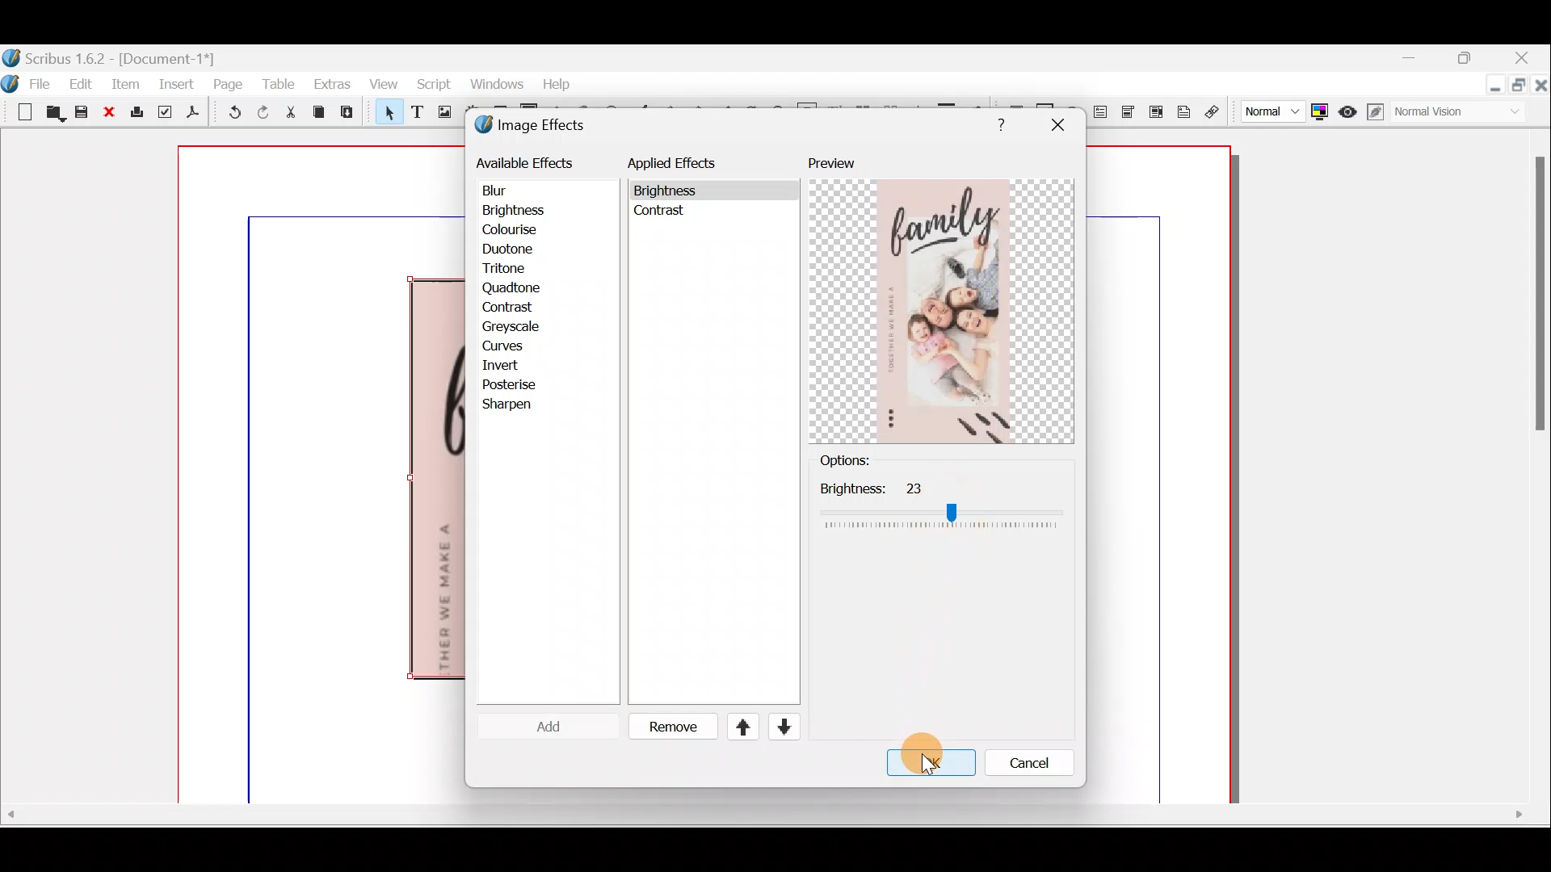 The image size is (1551, 872). What do you see at coordinates (941, 300) in the screenshot?
I see `Preview` at bounding box center [941, 300].